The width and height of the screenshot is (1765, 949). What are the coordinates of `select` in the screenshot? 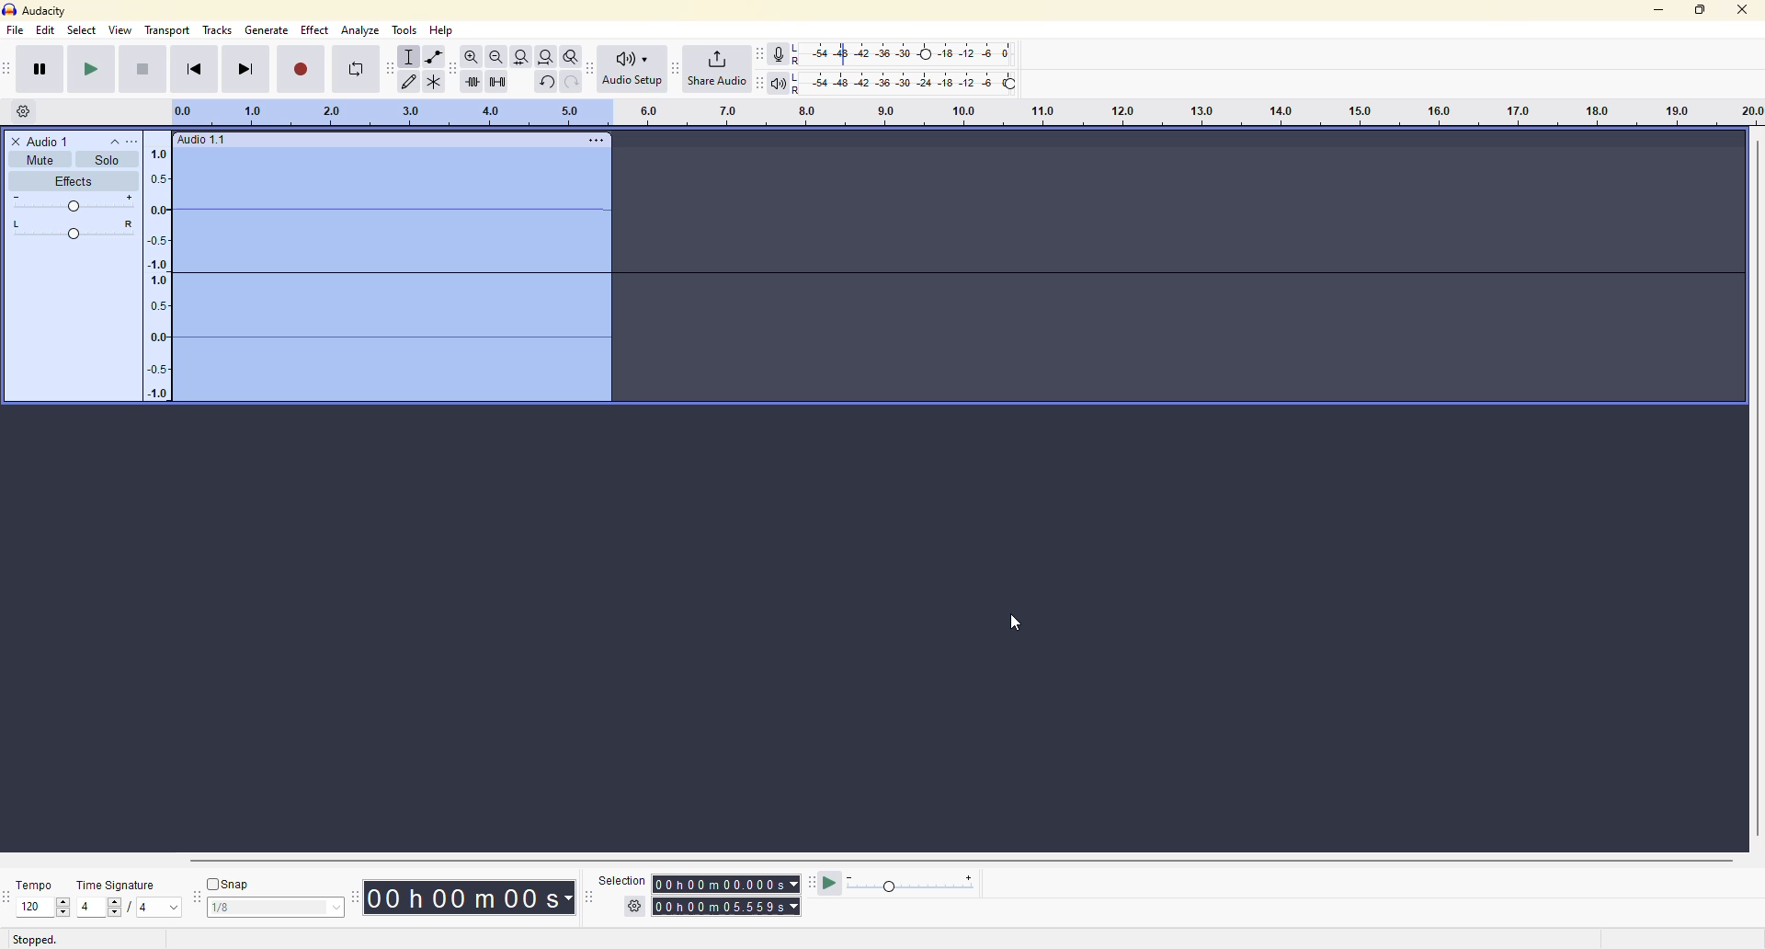 It's located at (118, 908).